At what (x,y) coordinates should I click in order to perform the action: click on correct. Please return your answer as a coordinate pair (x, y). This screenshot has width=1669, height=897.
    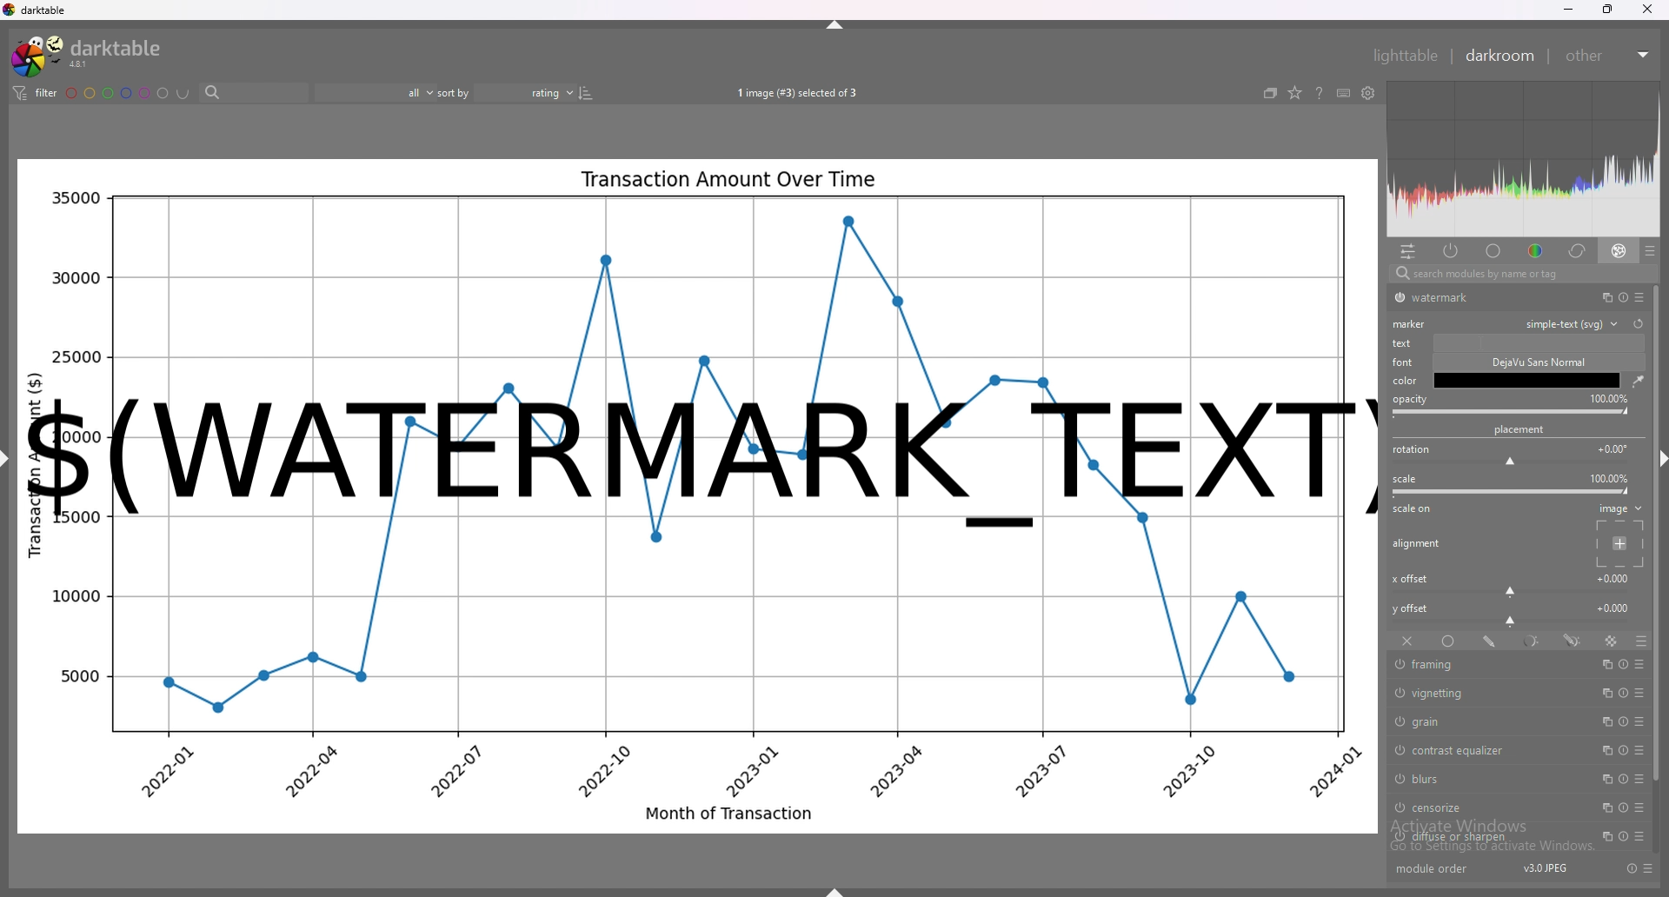
    Looking at the image, I should click on (1575, 251).